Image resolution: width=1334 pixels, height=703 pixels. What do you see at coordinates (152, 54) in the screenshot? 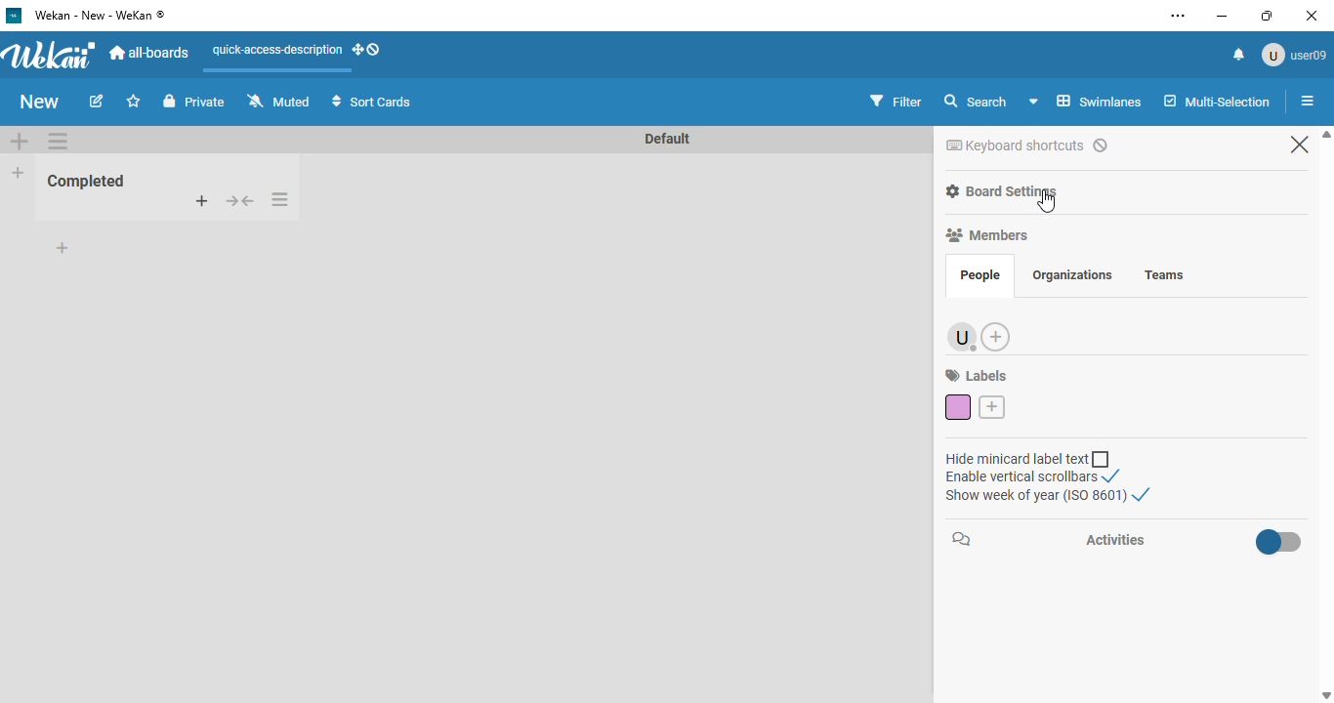
I see `all-boards` at bounding box center [152, 54].